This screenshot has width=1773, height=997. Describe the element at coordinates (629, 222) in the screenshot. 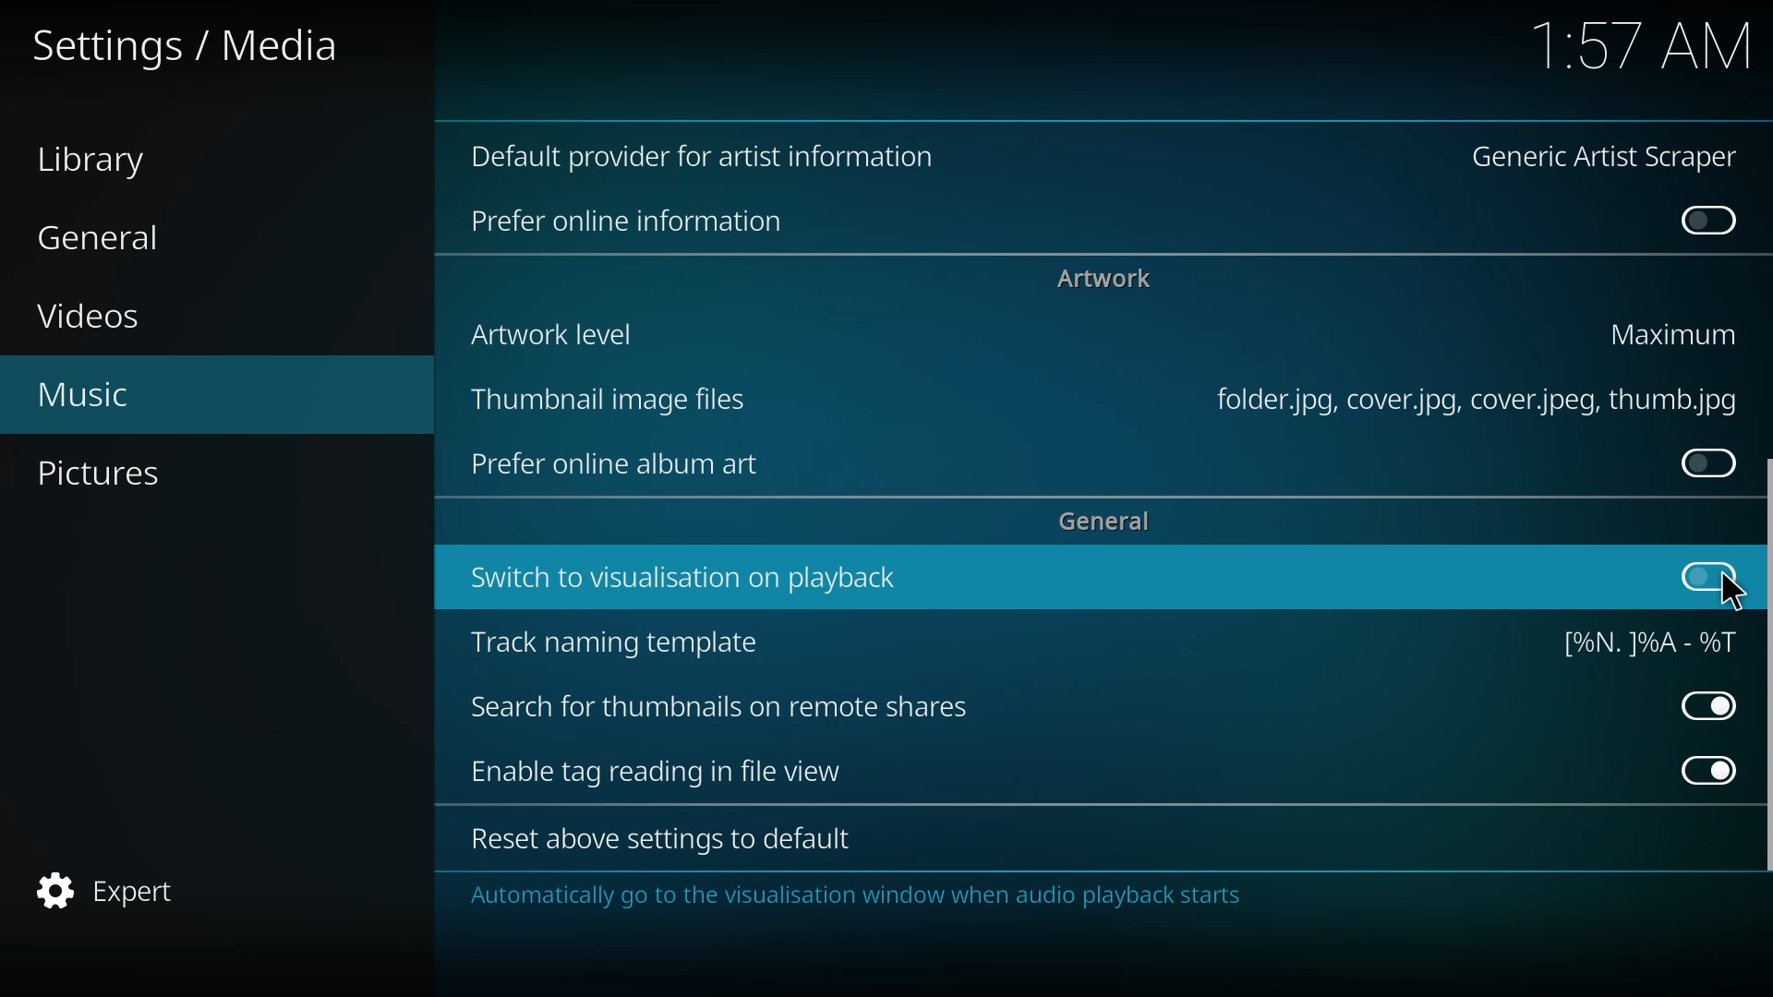

I see `online` at that location.